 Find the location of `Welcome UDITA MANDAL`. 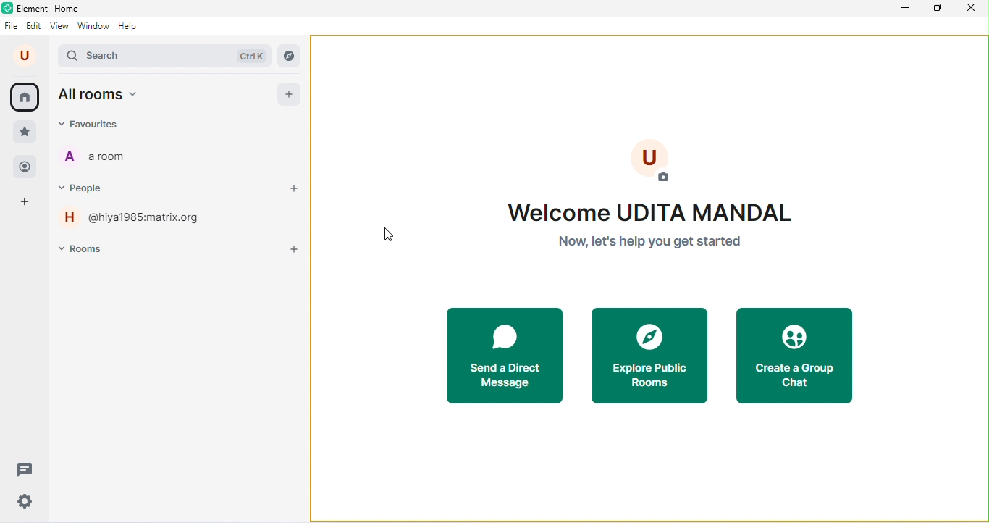

Welcome UDITA MANDAL is located at coordinates (655, 211).